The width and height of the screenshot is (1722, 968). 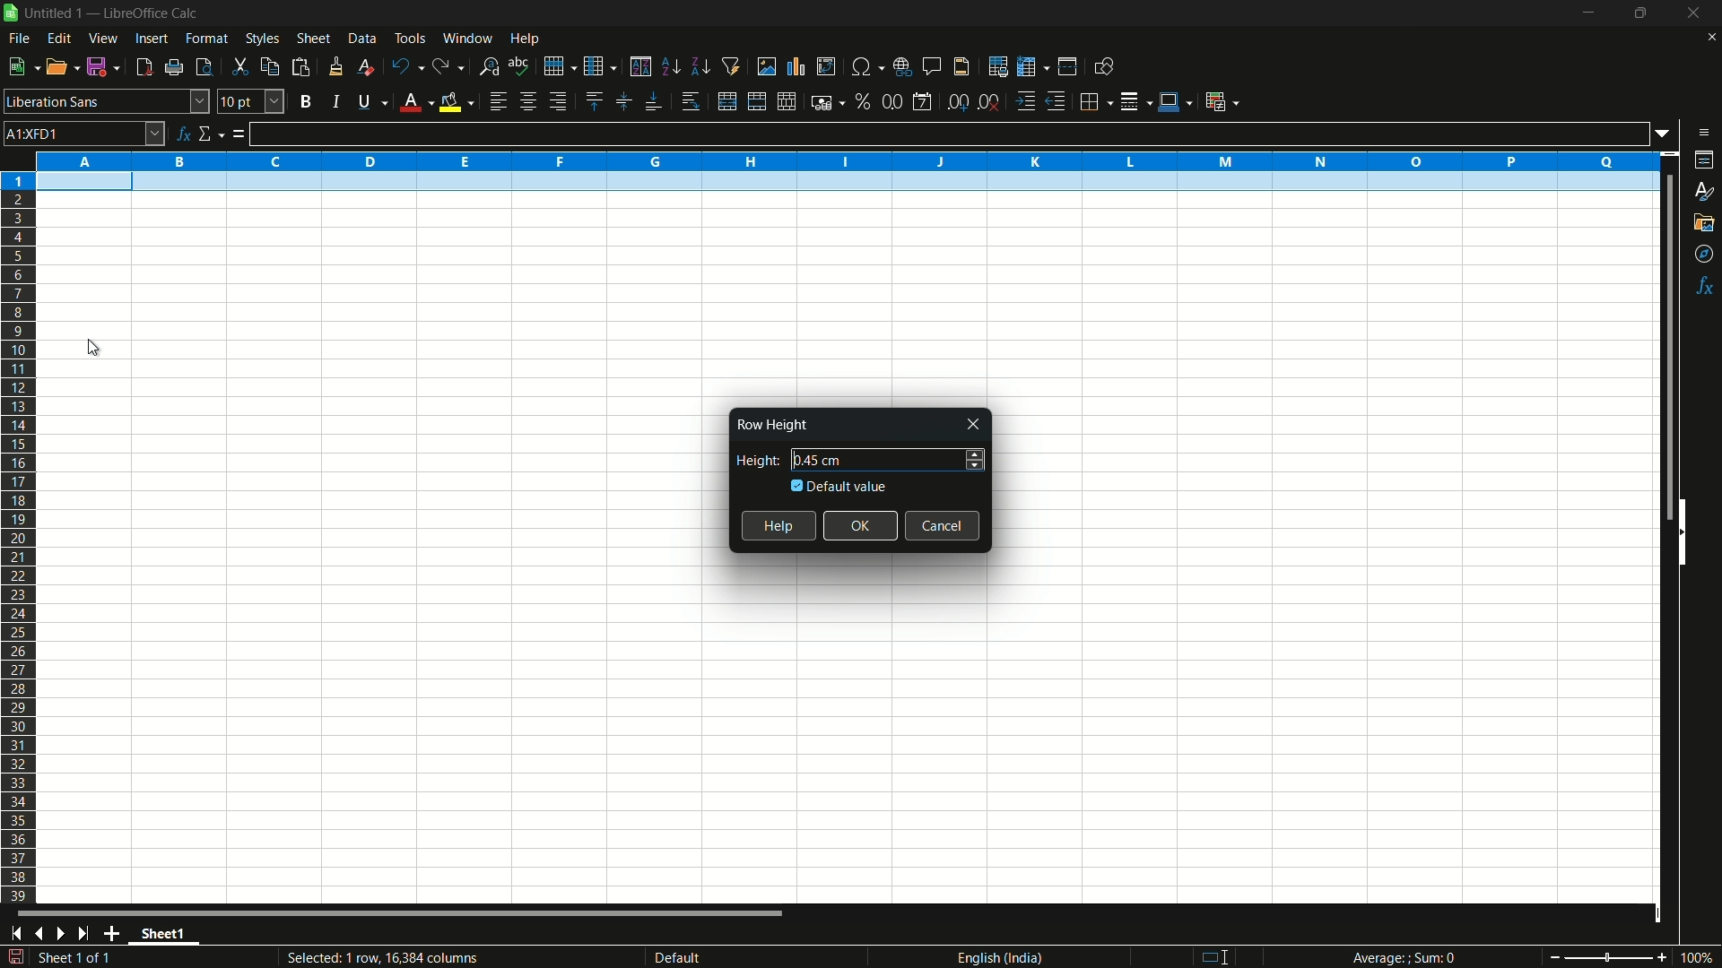 I want to click on Selected: 1 row, 16,384 columns, so click(x=378, y=956).